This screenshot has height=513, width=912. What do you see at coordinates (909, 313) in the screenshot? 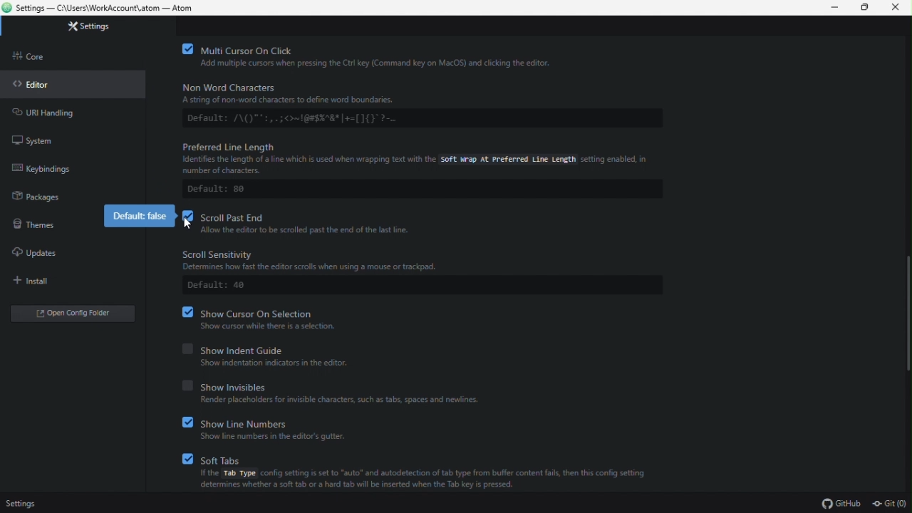
I see `scrollbar` at bounding box center [909, 313].